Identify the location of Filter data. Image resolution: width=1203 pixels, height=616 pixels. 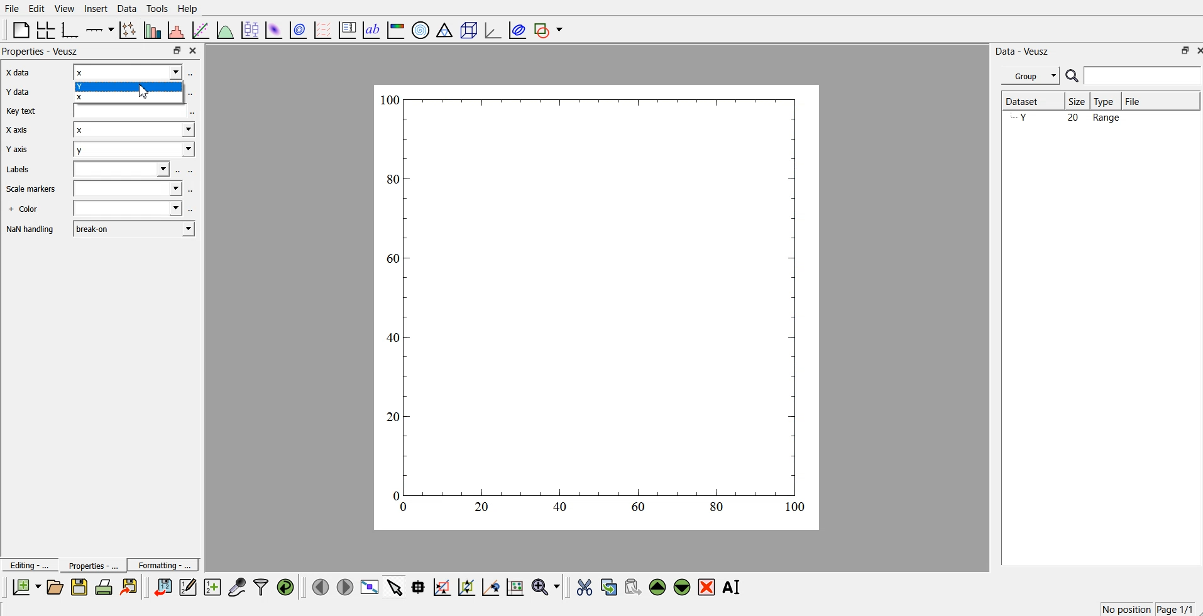
(262, 586).